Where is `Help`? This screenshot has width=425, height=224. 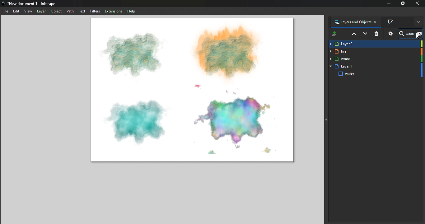 Help is located at coordinates (131, 11).